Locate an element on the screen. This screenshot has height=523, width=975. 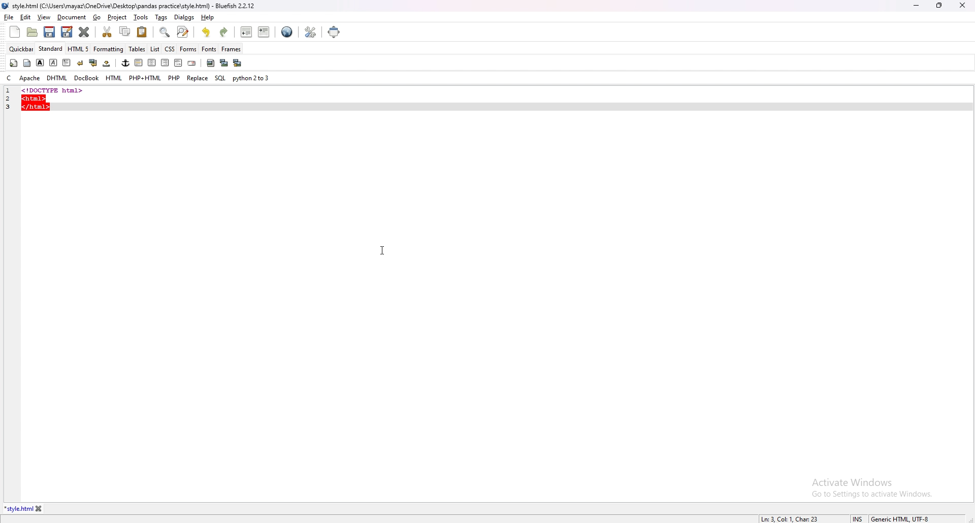
email is located at coordinates (191, 63).